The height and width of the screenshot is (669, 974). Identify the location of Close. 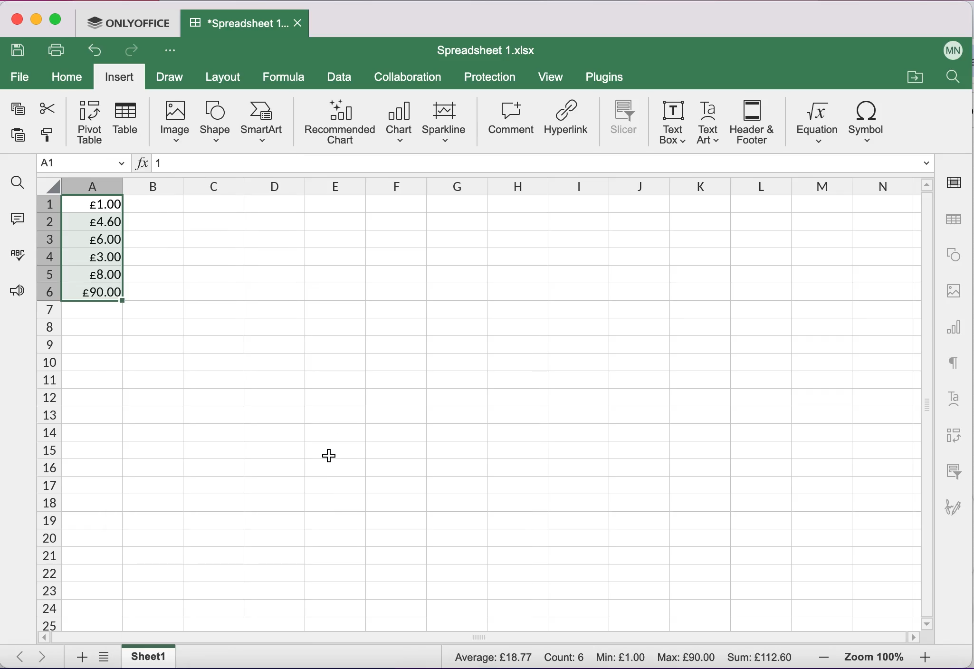
(301, 23).